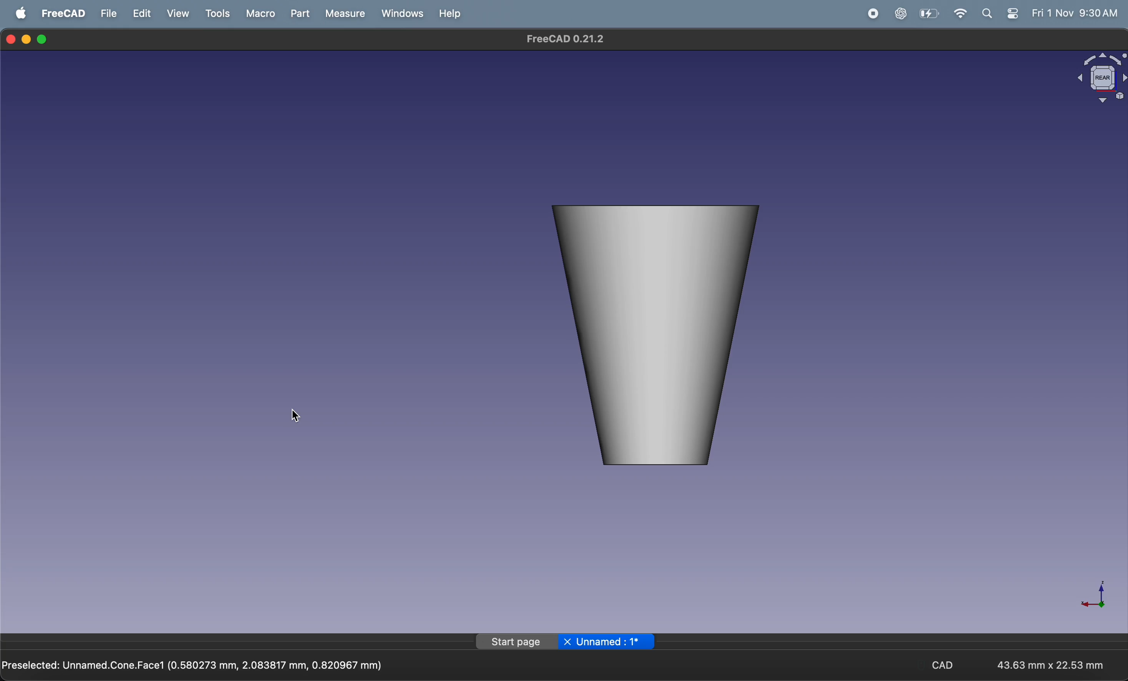  Describe the element at coordinates (296, 14) in the screenshot. I see `part` at that location.